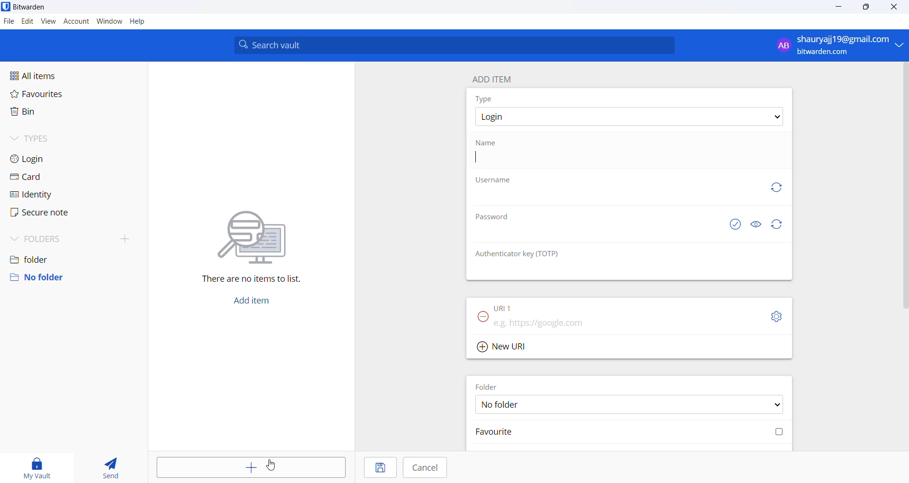 This screenshot has height=483, width=909. Describe the element at coordinates (53, 94) in the screenshot. I see `favourites` at that location.